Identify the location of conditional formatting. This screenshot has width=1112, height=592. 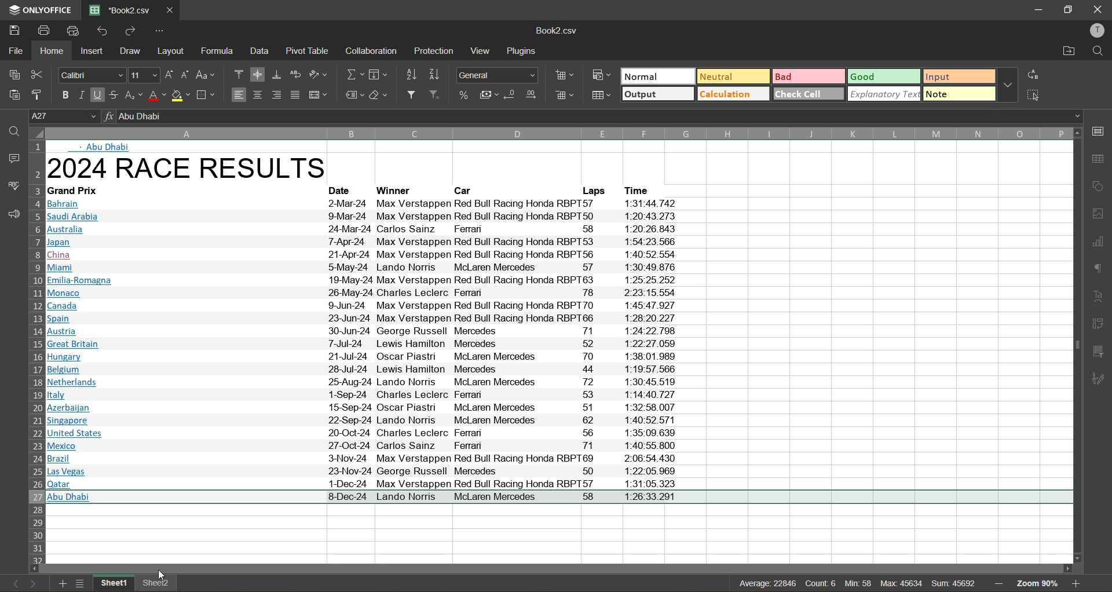
(599, 77).